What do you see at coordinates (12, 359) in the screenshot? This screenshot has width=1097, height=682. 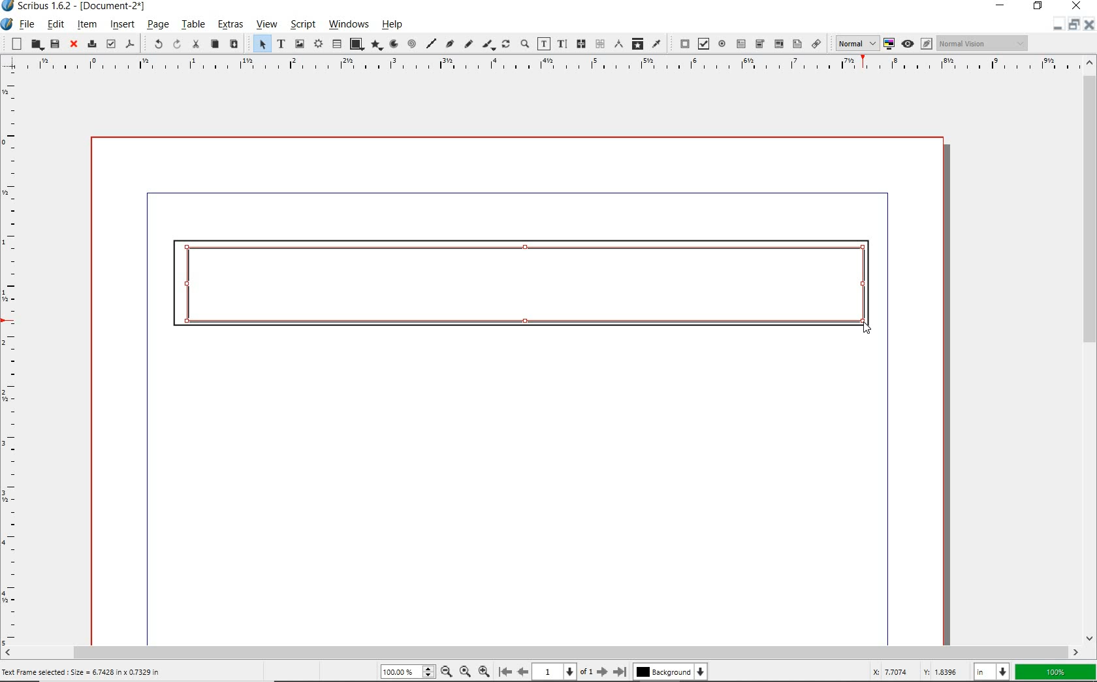 I see `ruler` at bounding box center [12, 359].